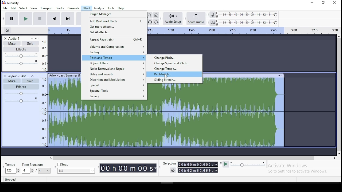 Image resolution: width=342 pixels, height=192 pixels. I want to click on fit project to width, so click(150, 15).